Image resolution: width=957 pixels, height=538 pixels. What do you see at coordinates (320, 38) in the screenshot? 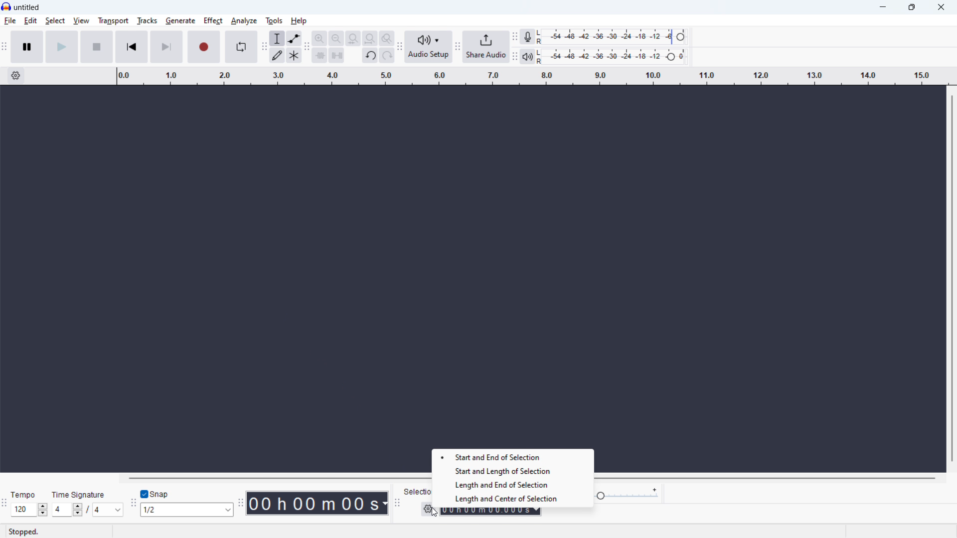
I see `zoom in` at bounding box center [320, 38].